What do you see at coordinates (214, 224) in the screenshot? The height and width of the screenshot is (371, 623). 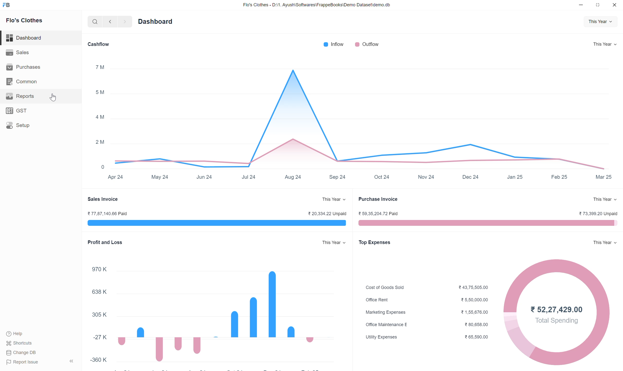 I see `status bar` at bounding box center [214, 224].